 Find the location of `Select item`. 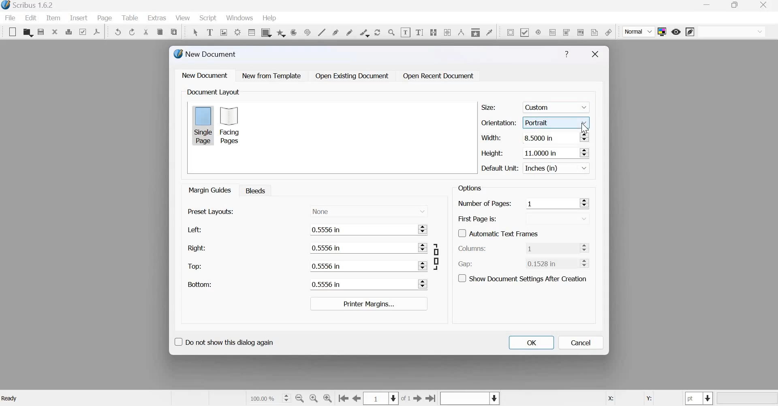

Select item is located at coordinates (195, 31).